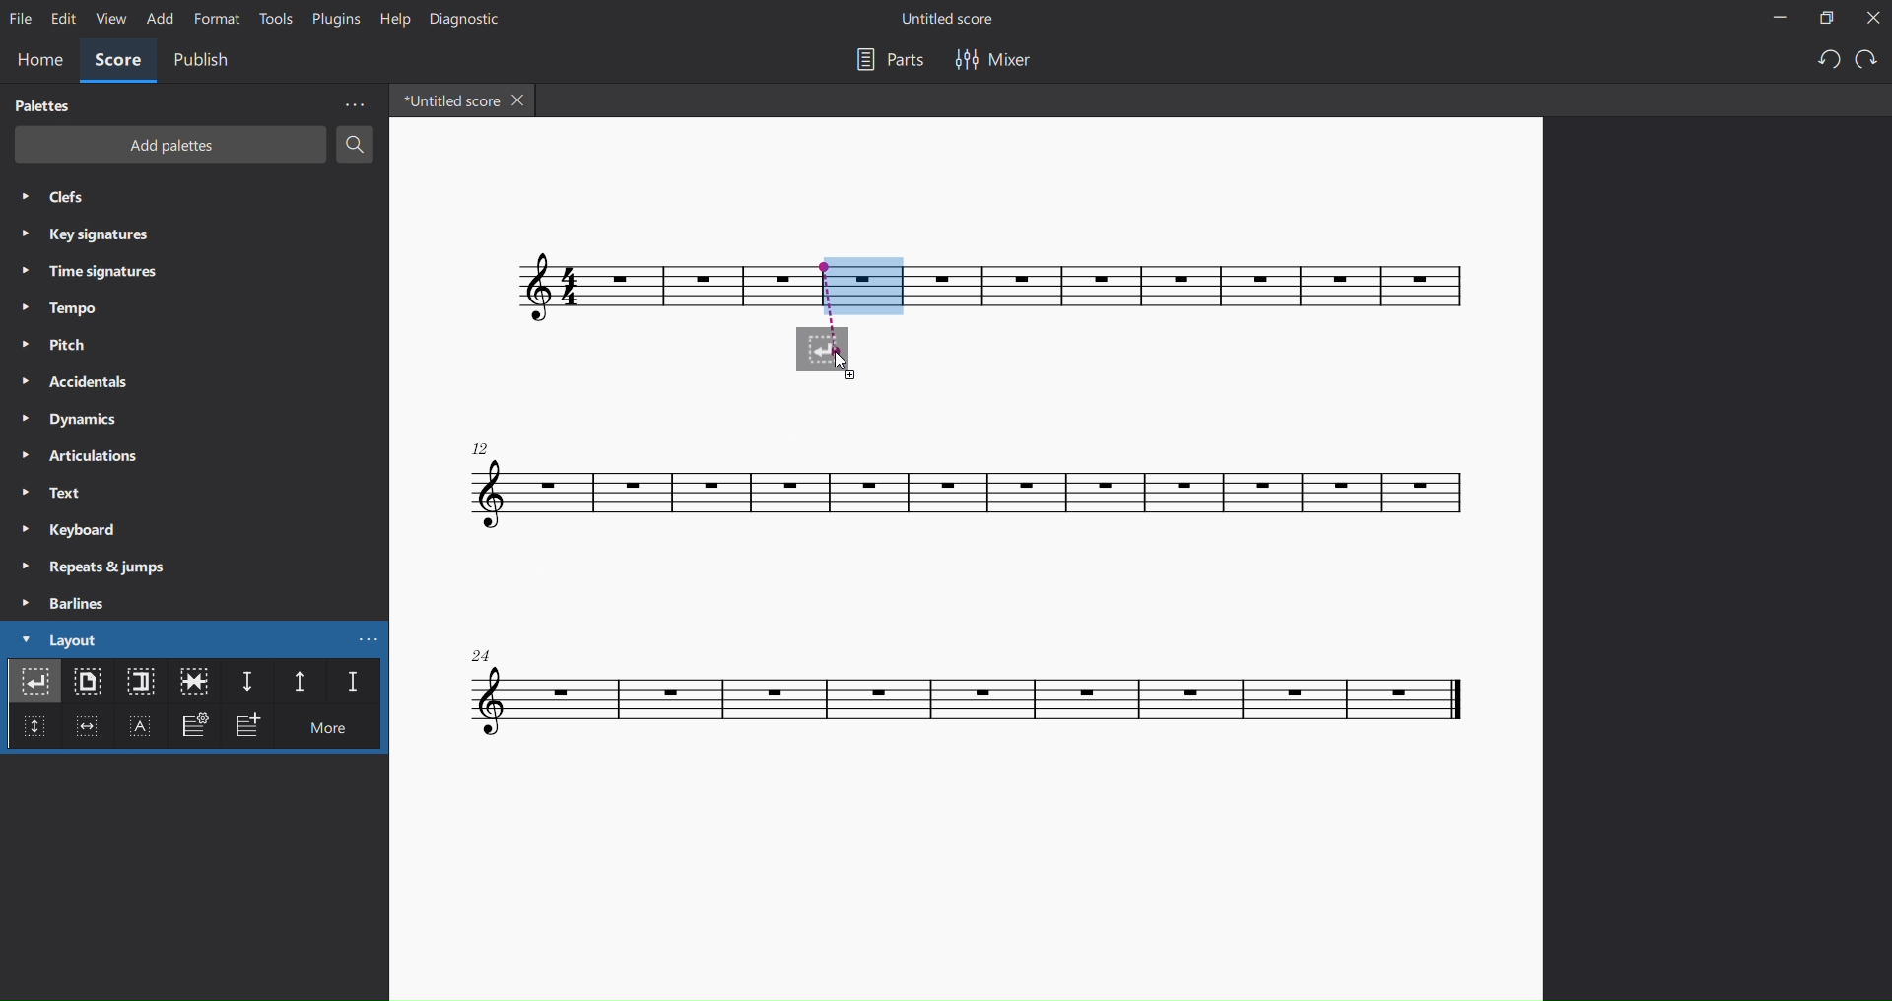  What do you see at coordinates (218, 19) in the screenshot?
I see `format` at bounding box center [218, 19].